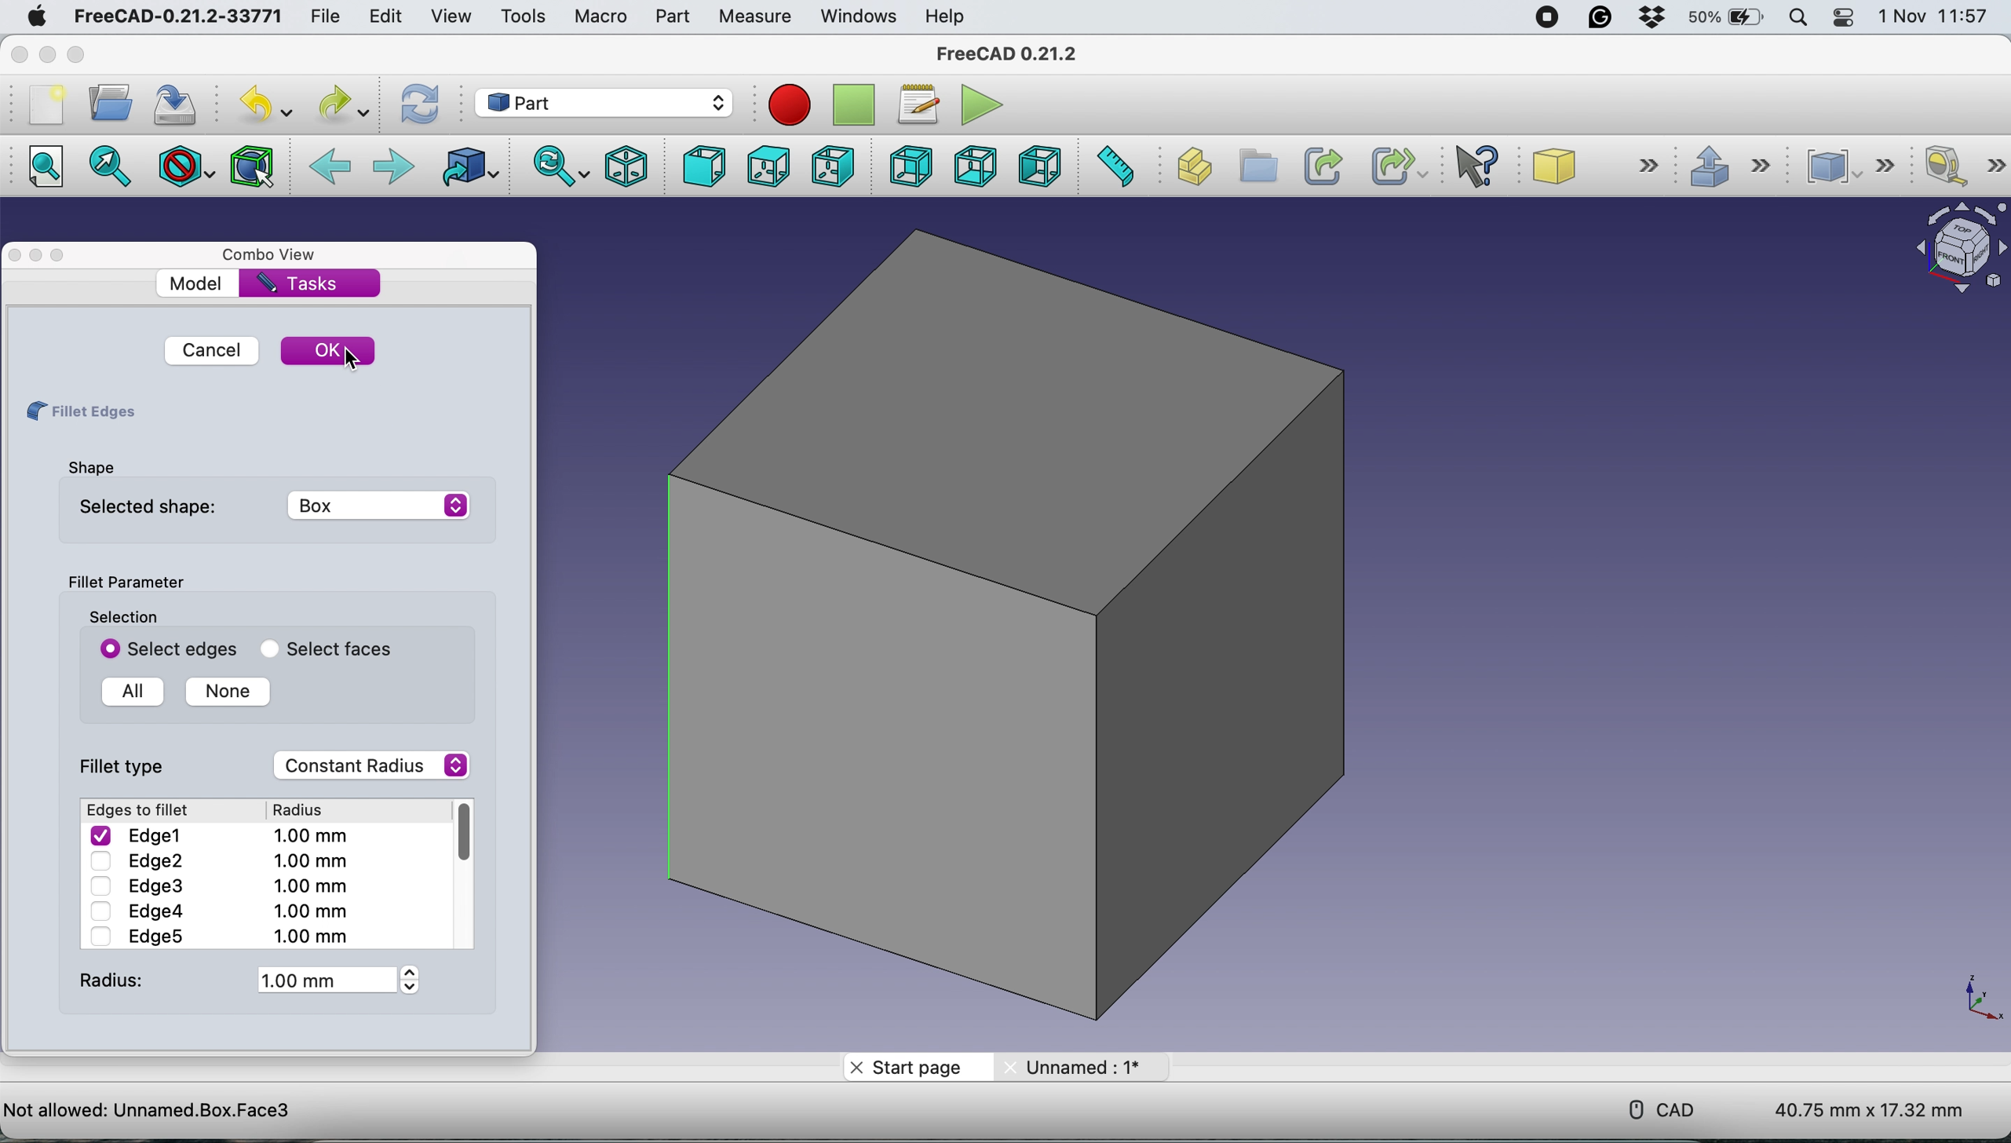  Describe the element at coordinates (856, 16) in the screenshot. I see `windows` at that location.